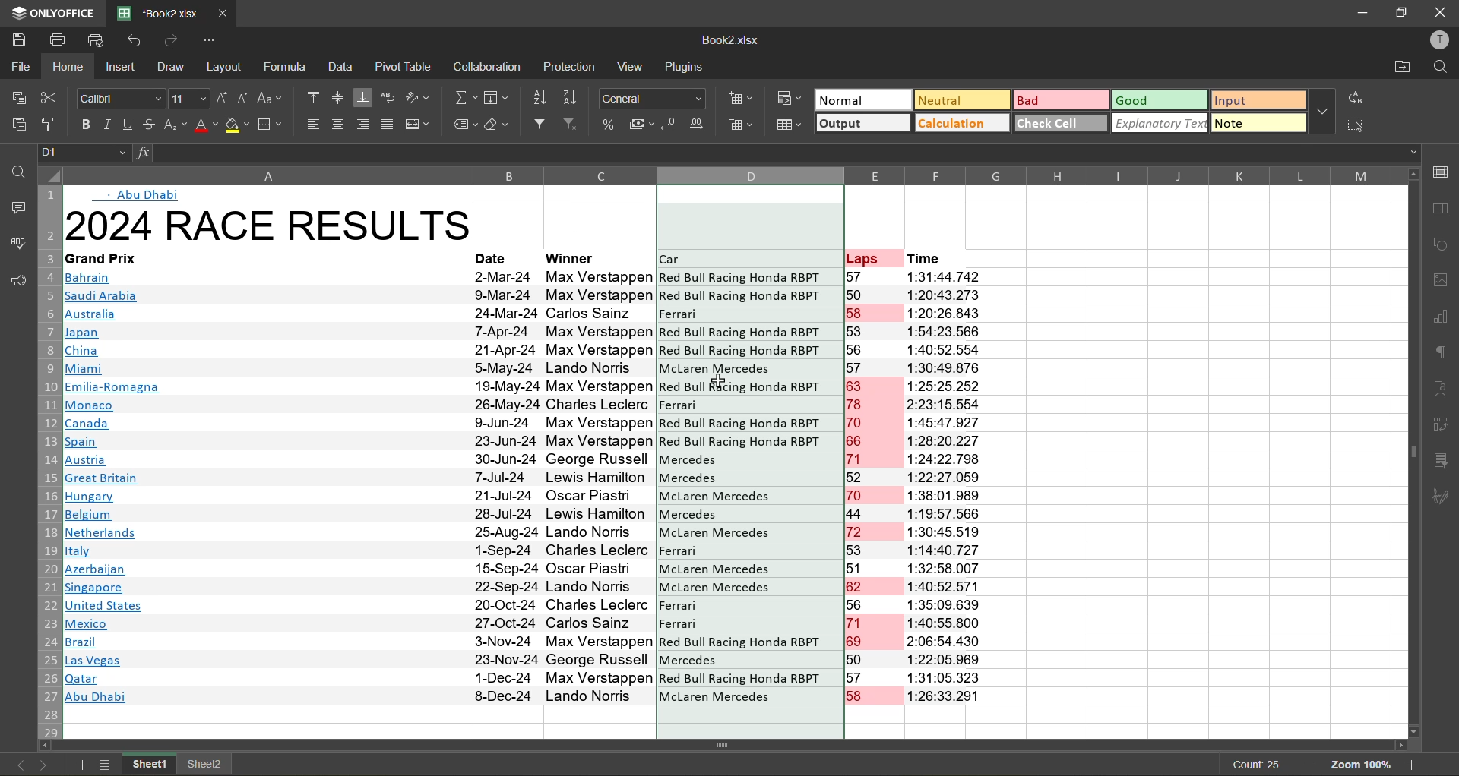 This screenshot has height=776, width=1459. What do you see at coordinates (524, 624) in the screenshot?
I see `A Mexico 27-Oct-24 Carlos Sainz Ferrari 71 1:40:55.800` at bounding box center [524, 624].